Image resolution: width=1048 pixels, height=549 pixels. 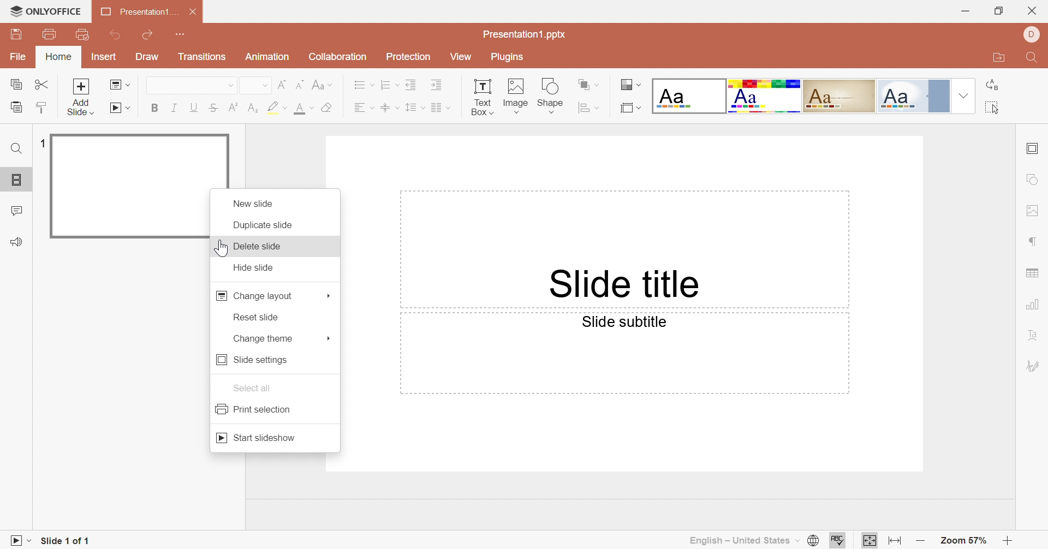 What do you see at coordinates (252, 388) in the screenshot?
I see `Select all` at bounding box center [252, 388].